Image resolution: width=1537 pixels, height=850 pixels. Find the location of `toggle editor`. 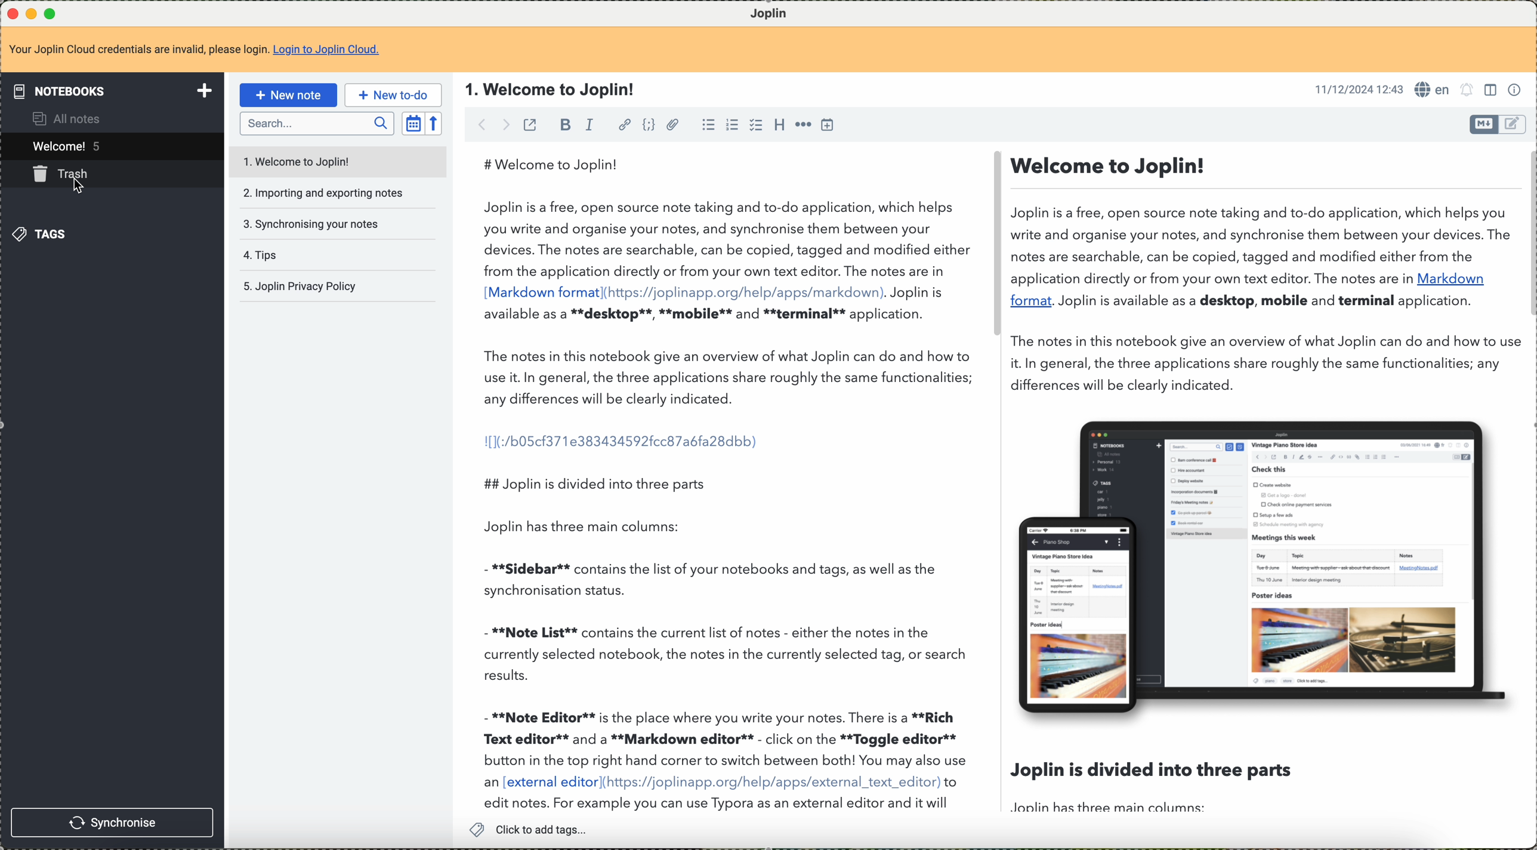

toggle editor is located at coordinates (1514, 124).